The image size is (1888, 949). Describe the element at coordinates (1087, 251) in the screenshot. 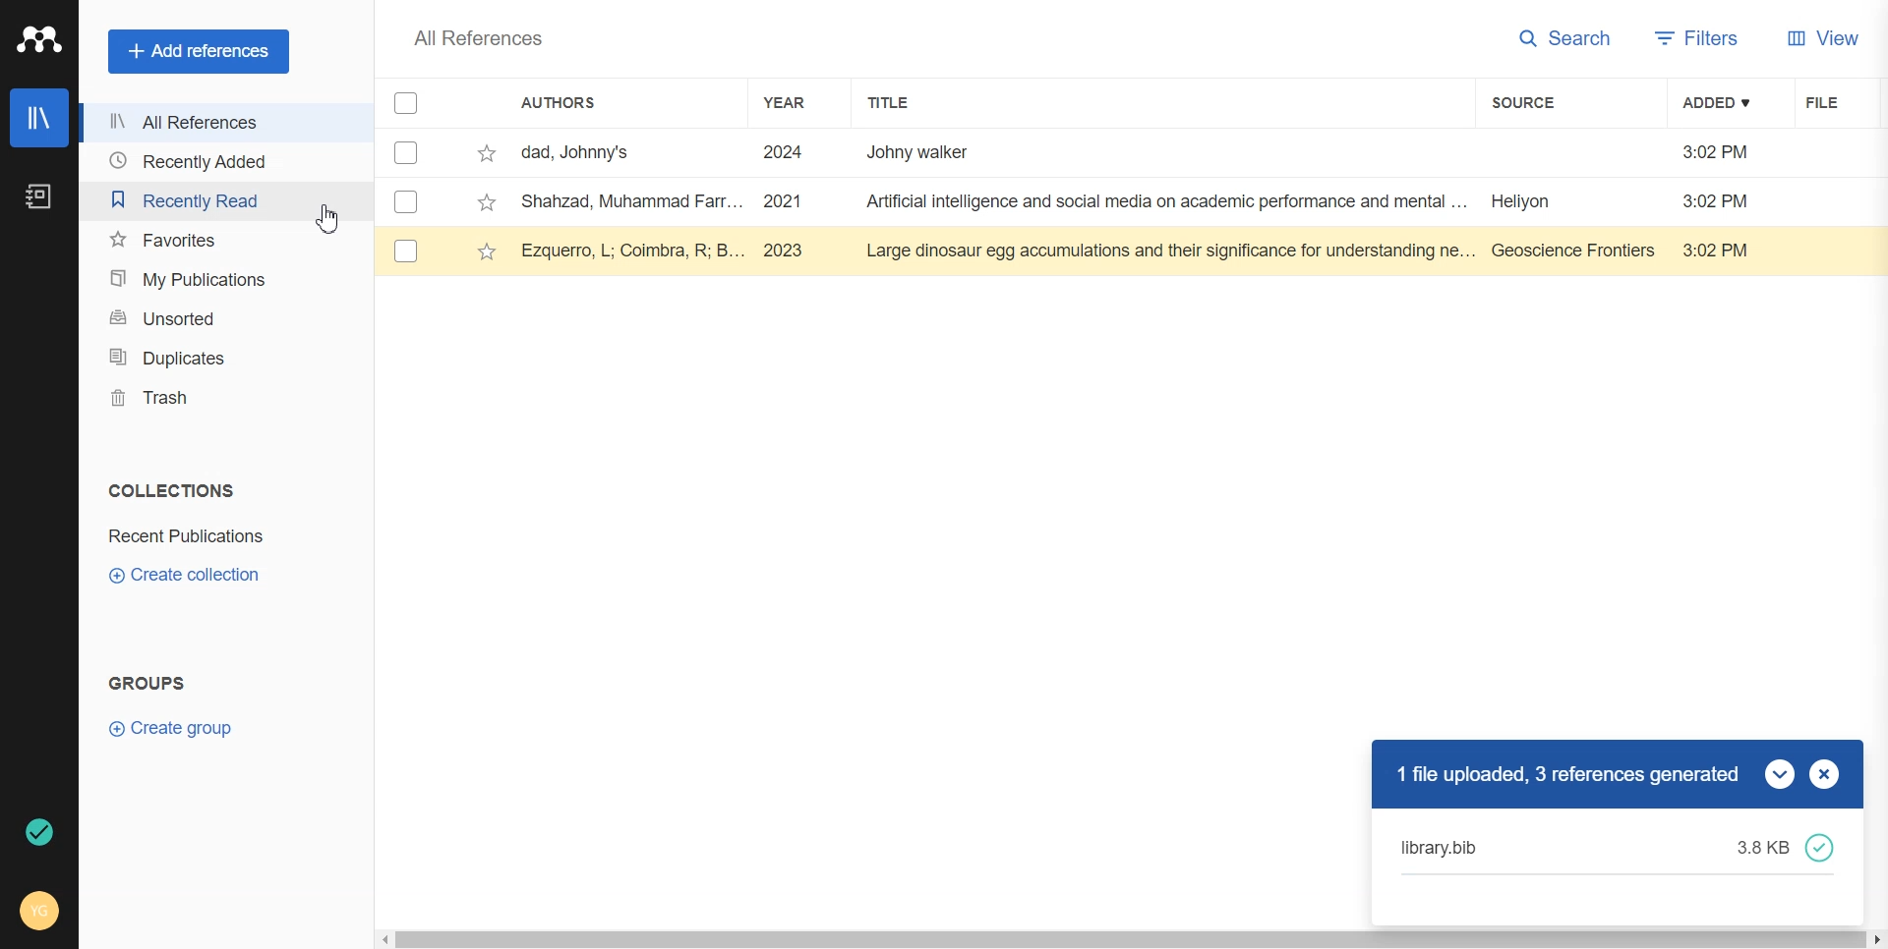

I see `Ezquerro, L; Coimbra, R; B... 2023 Large dinosaur egg accumulations and their significance for understanding ne... Geoscience Frontiers ~~ 3:02 PM` at that location.